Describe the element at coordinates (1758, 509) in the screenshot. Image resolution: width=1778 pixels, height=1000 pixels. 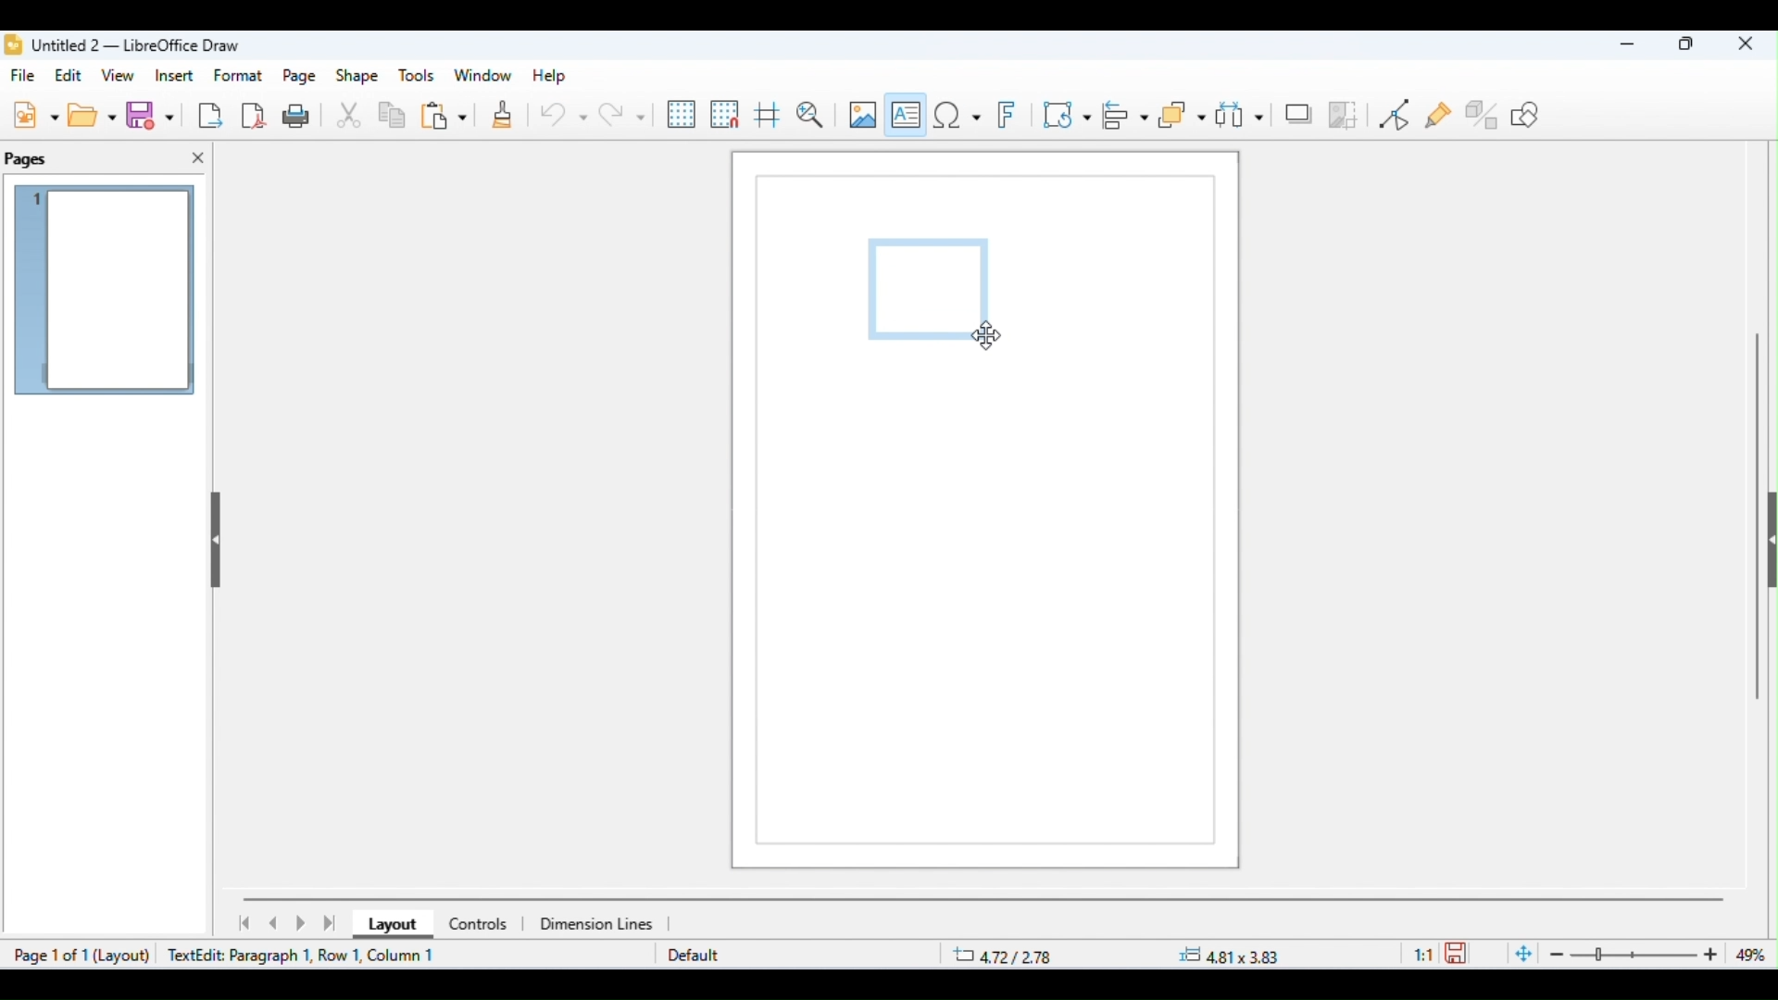
I see `vertical scroll bar` at that location.